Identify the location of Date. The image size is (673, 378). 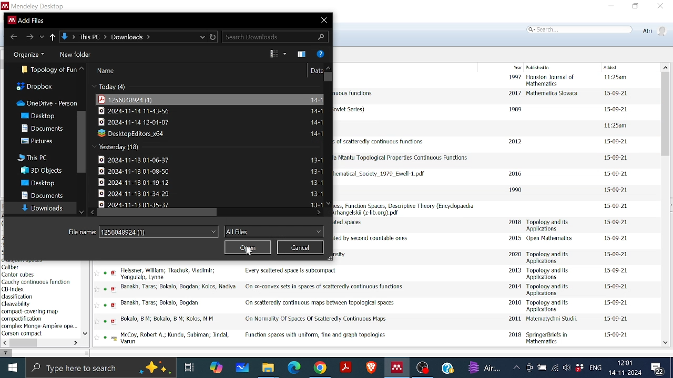
(315, 204).